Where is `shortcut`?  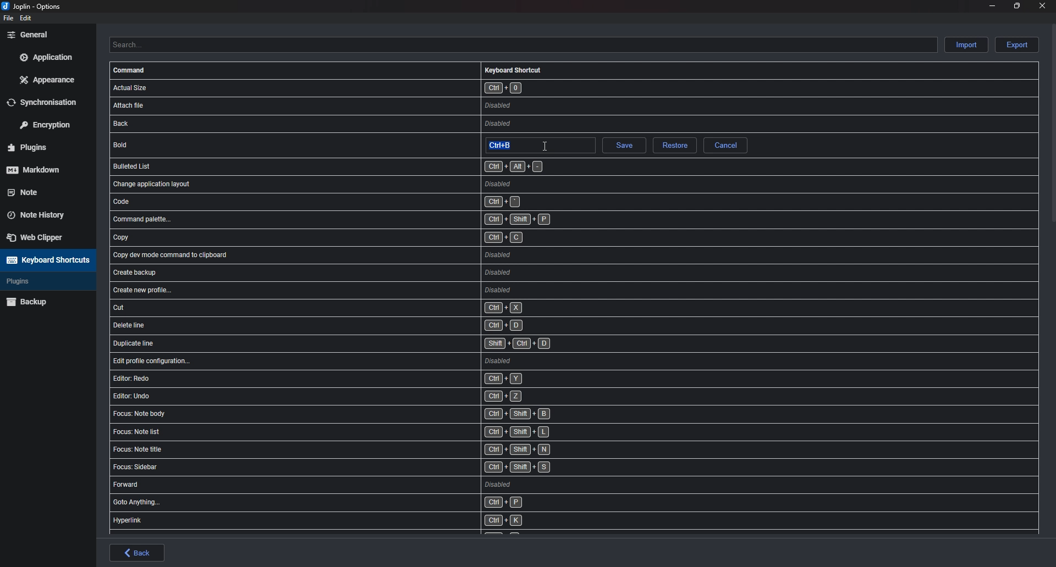
shortcut is located at coordinates (380, 360).